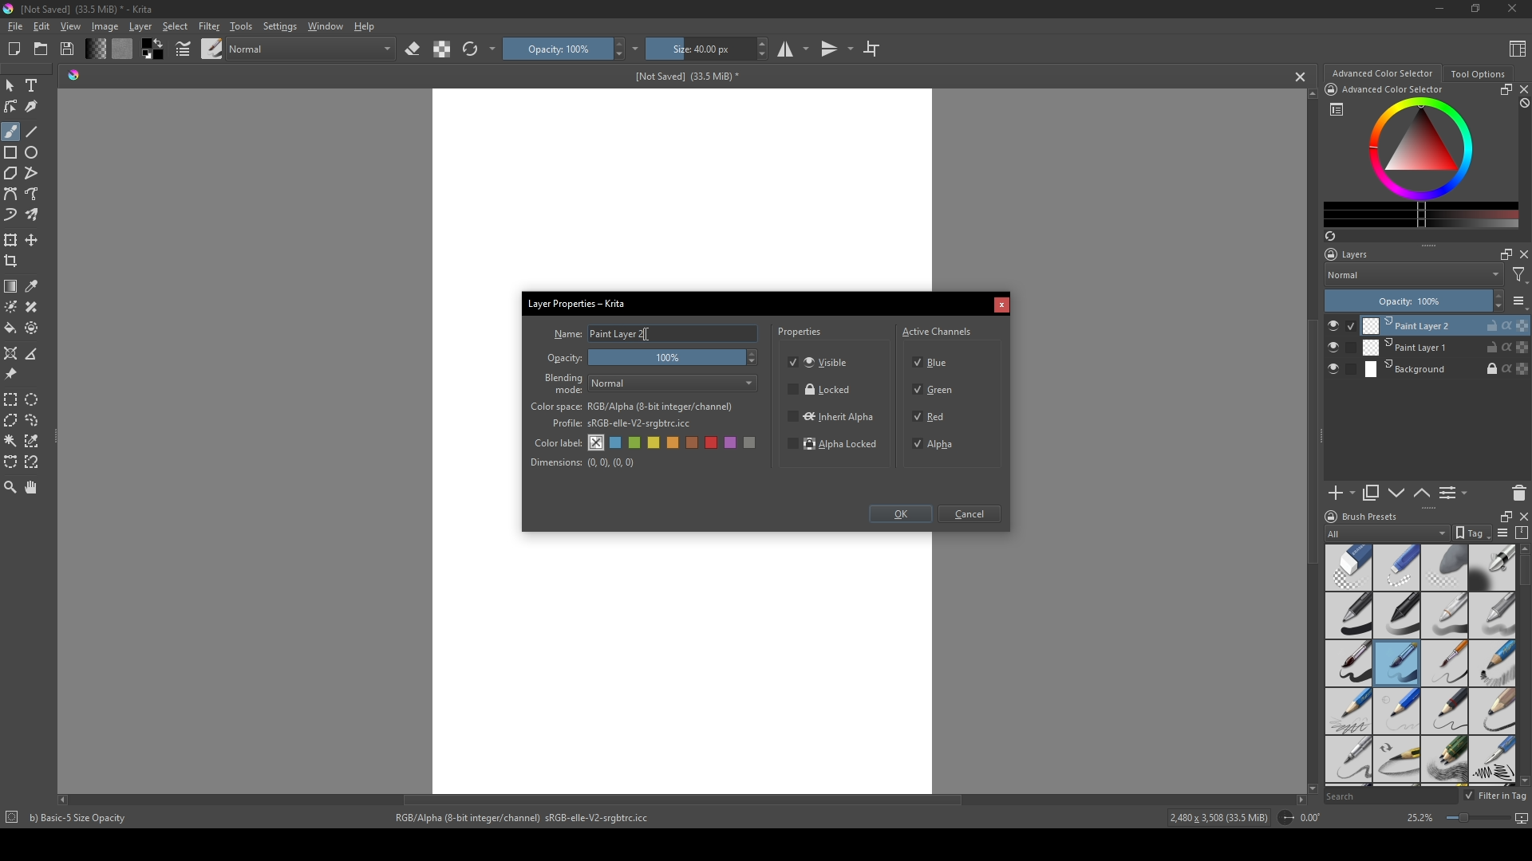 This screenshot has width=1532, height=861. Describe the element at coordinates (279, 26) in the screenshot. I see `Settings` at that location.